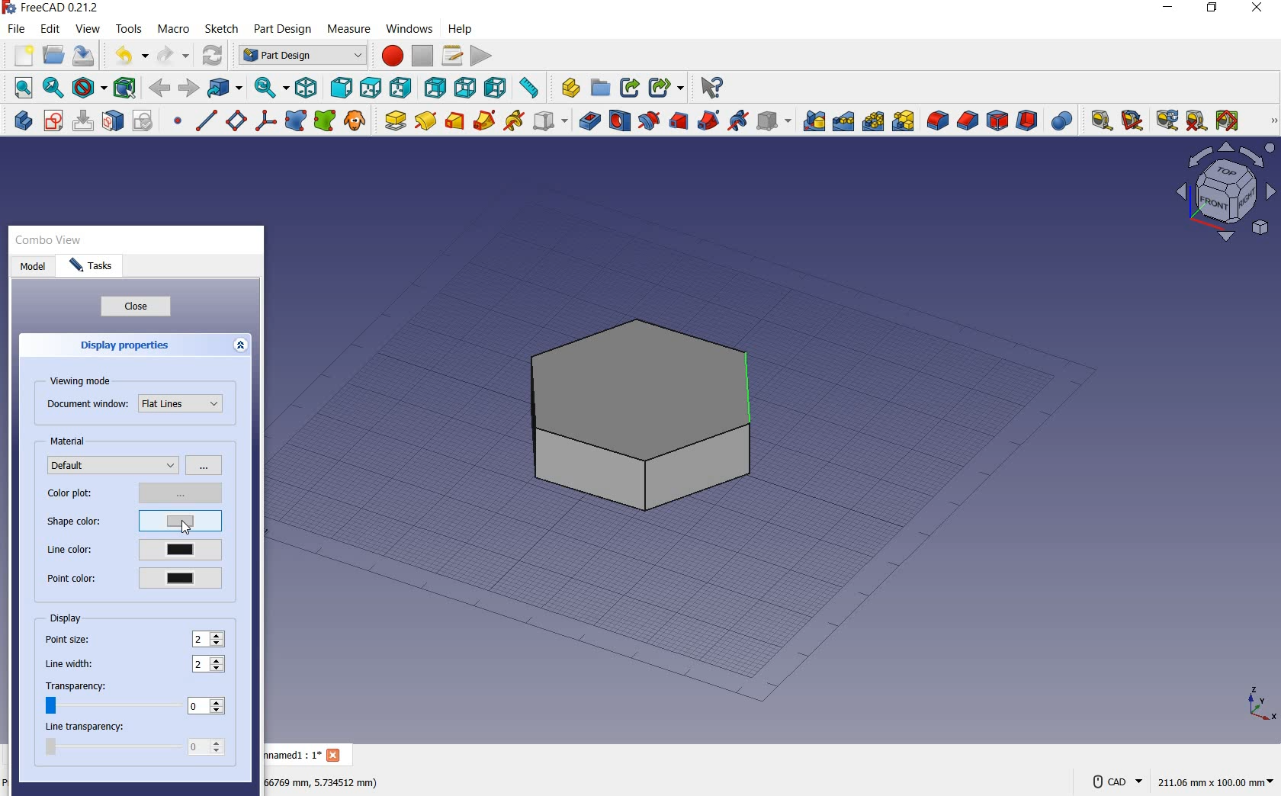 Image resolution: width=1281 pixels, height=796 pixels. Describe the element at coordinates (54, 54) in the screenshot. I see `open` at that location.